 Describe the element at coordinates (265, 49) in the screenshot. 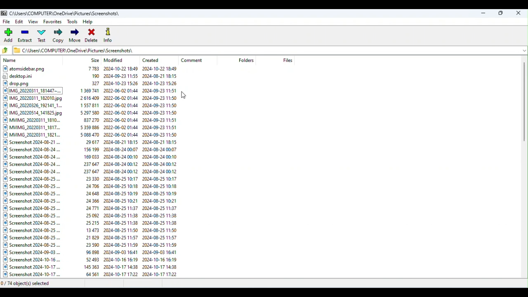

I see `File address bar` at that location.